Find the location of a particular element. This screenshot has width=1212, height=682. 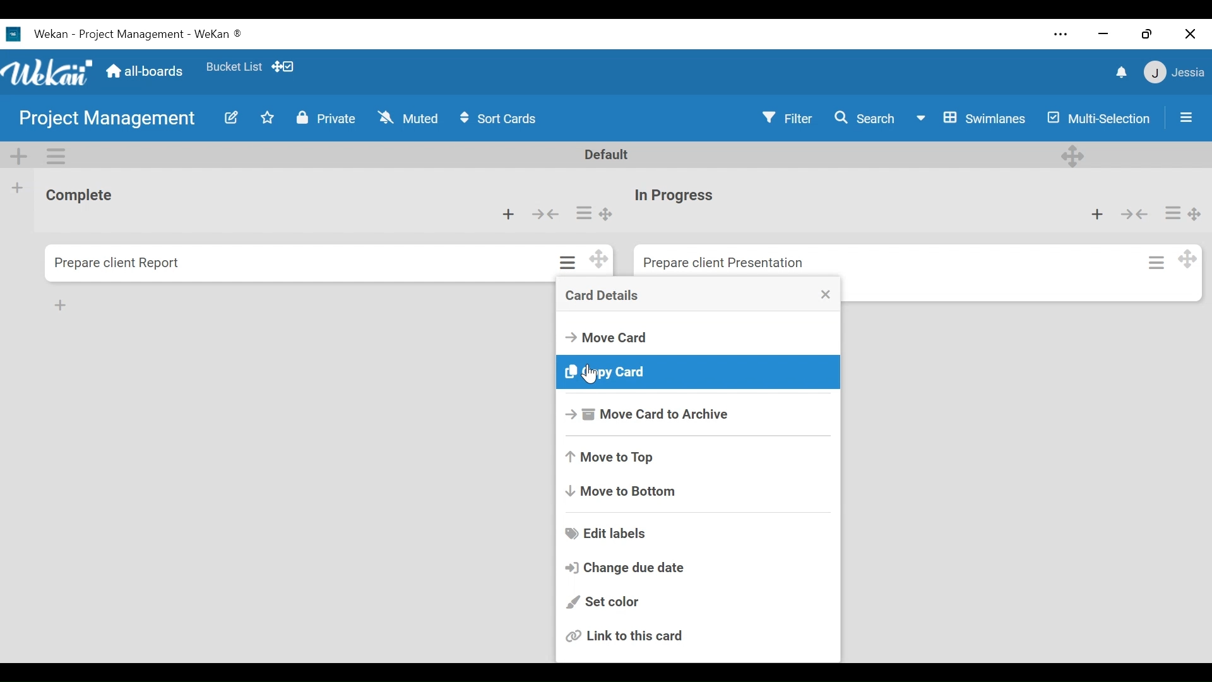

Card actions is located at coordinates (569, 264).